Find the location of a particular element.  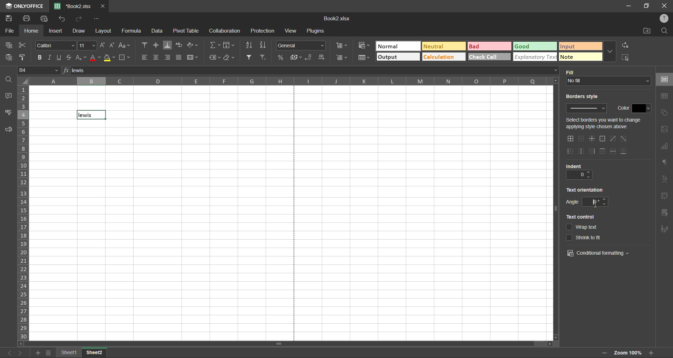

zoom in is located at coordinates (604, 353).